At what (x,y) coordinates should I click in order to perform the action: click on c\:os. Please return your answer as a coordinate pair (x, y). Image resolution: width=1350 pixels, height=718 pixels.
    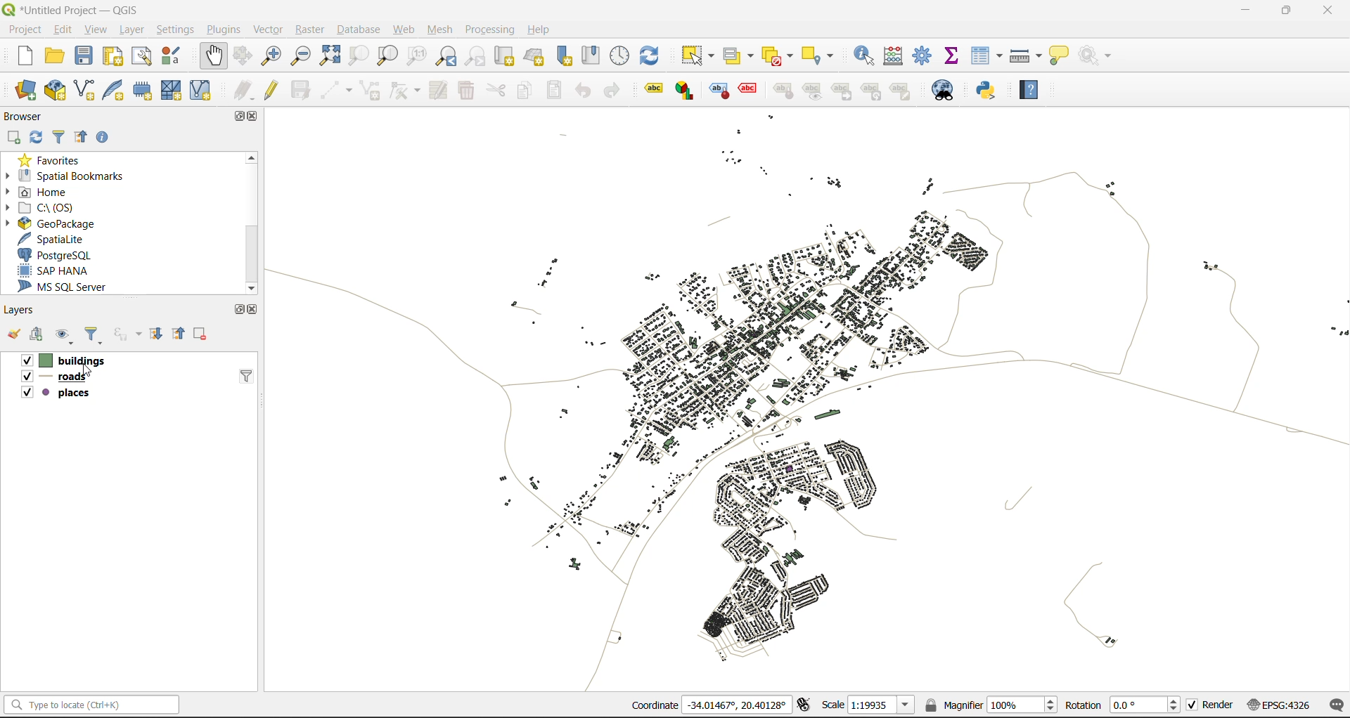
    Looking at the image, I should click on (51, 208).